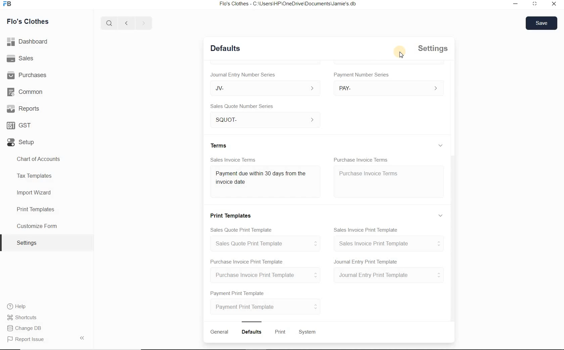 The width and height of the screenshot is (564, 350). I want to click on Help, so click(16, 306).